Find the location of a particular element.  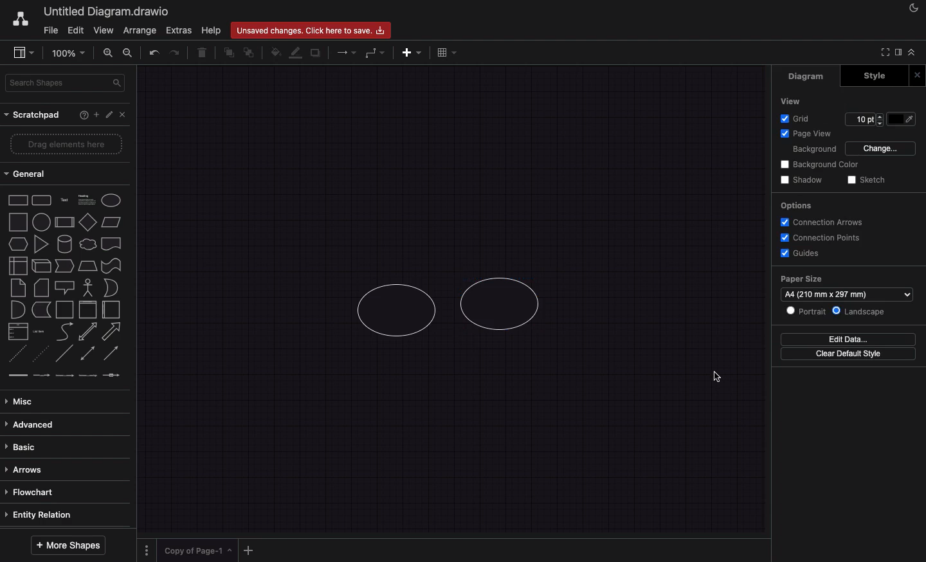

connector with symbol  is located at coordinates (111, 374).